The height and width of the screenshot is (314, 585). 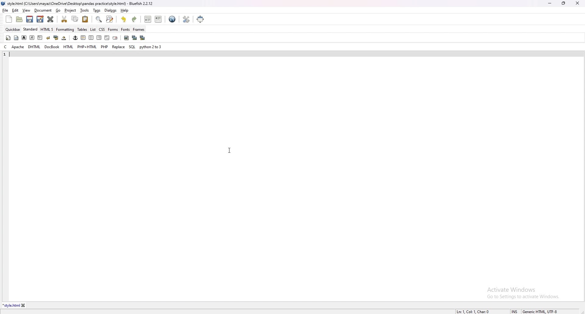 I want to click on body, so click(x=17, y=37).